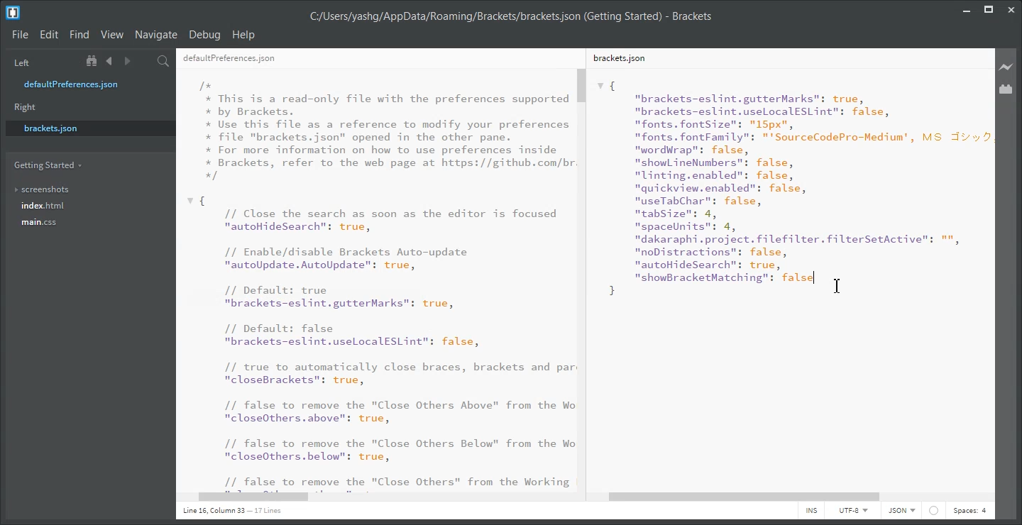 This screenshot has height=525, width=1022. Describe the element at coordinates (47, 165) in the screenshot. I see `Getting Started` at that location.